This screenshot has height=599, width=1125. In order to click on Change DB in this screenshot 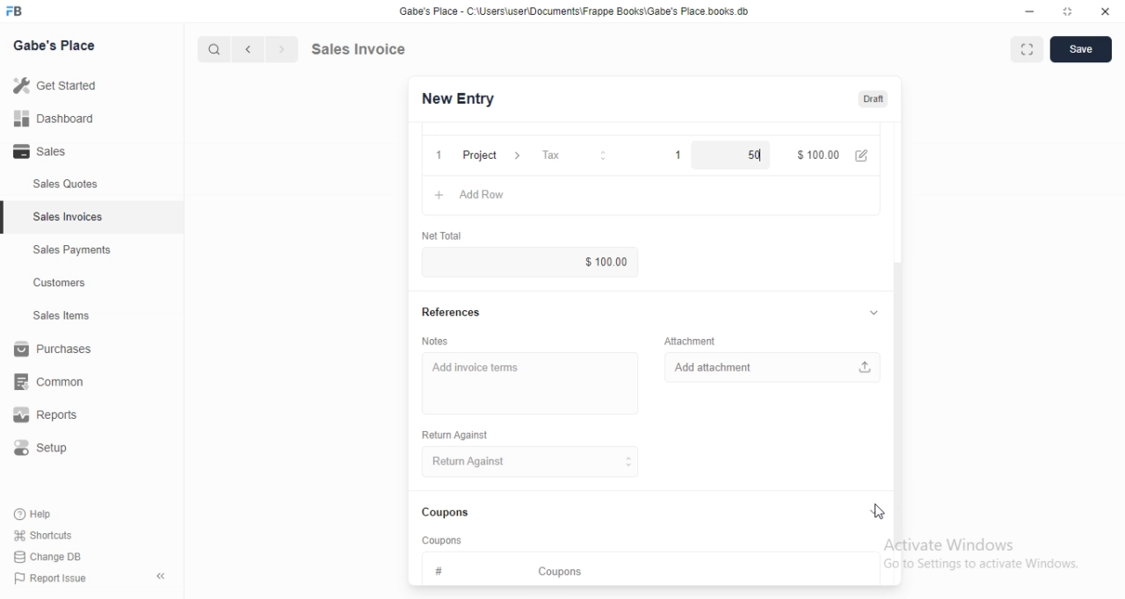, I will do `click(51, 558)`.